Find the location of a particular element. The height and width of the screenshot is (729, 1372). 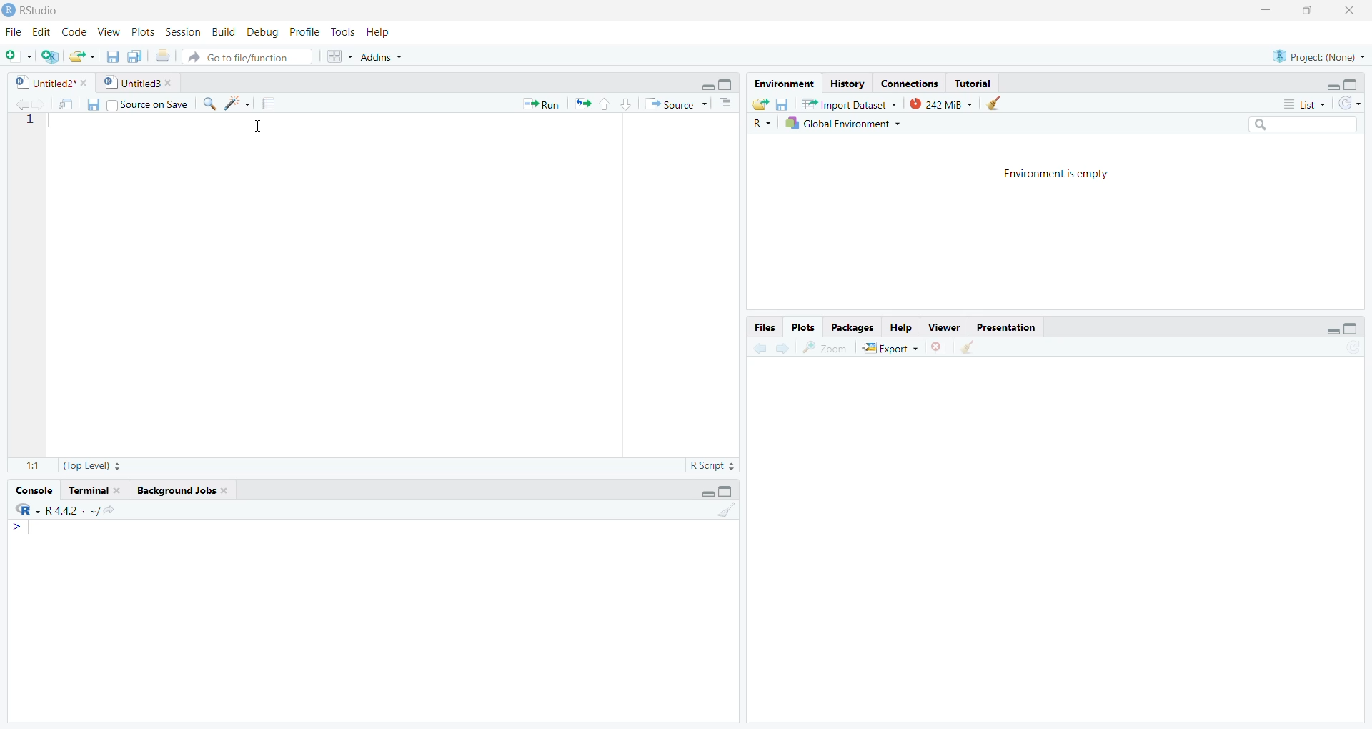

File is located at coordinates (15, 33).